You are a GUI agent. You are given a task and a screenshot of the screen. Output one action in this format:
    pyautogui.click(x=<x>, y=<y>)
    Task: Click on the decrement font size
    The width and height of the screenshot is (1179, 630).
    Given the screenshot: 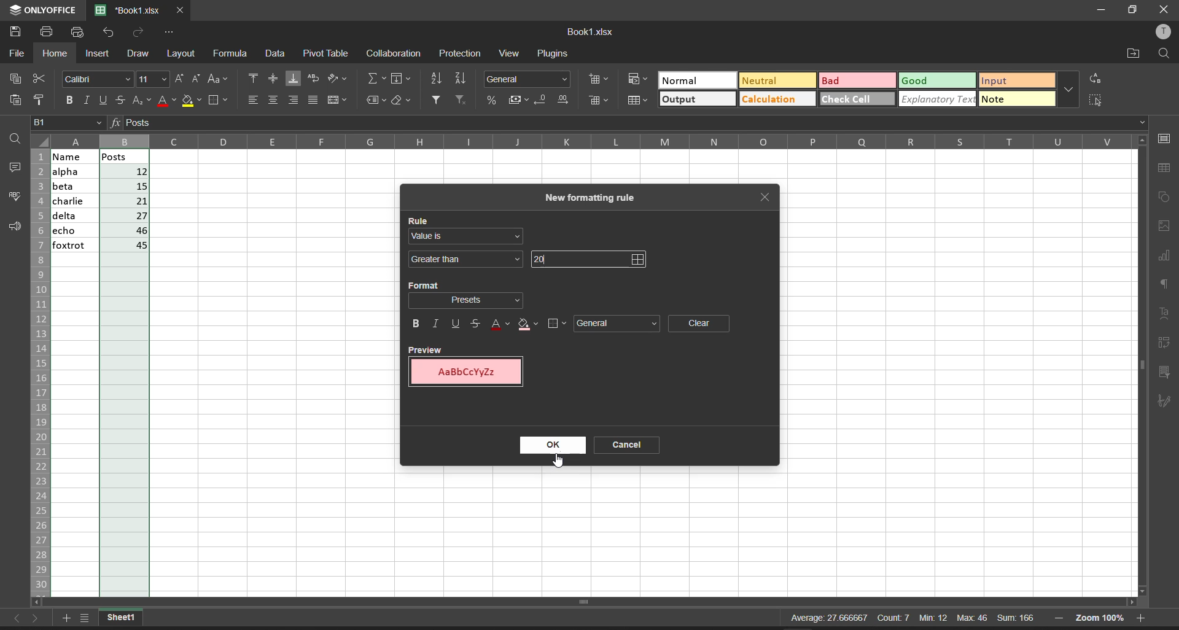 What is the action you would take?
    pyautogui.click(x=197, y=77)
    